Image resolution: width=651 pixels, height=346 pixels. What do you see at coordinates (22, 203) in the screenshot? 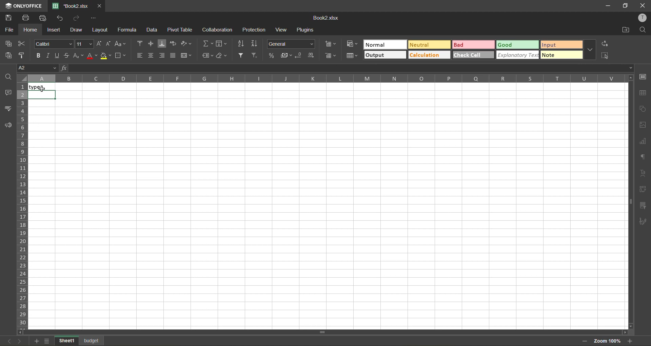
I see `row numbers` at bounding box center [22, 203].